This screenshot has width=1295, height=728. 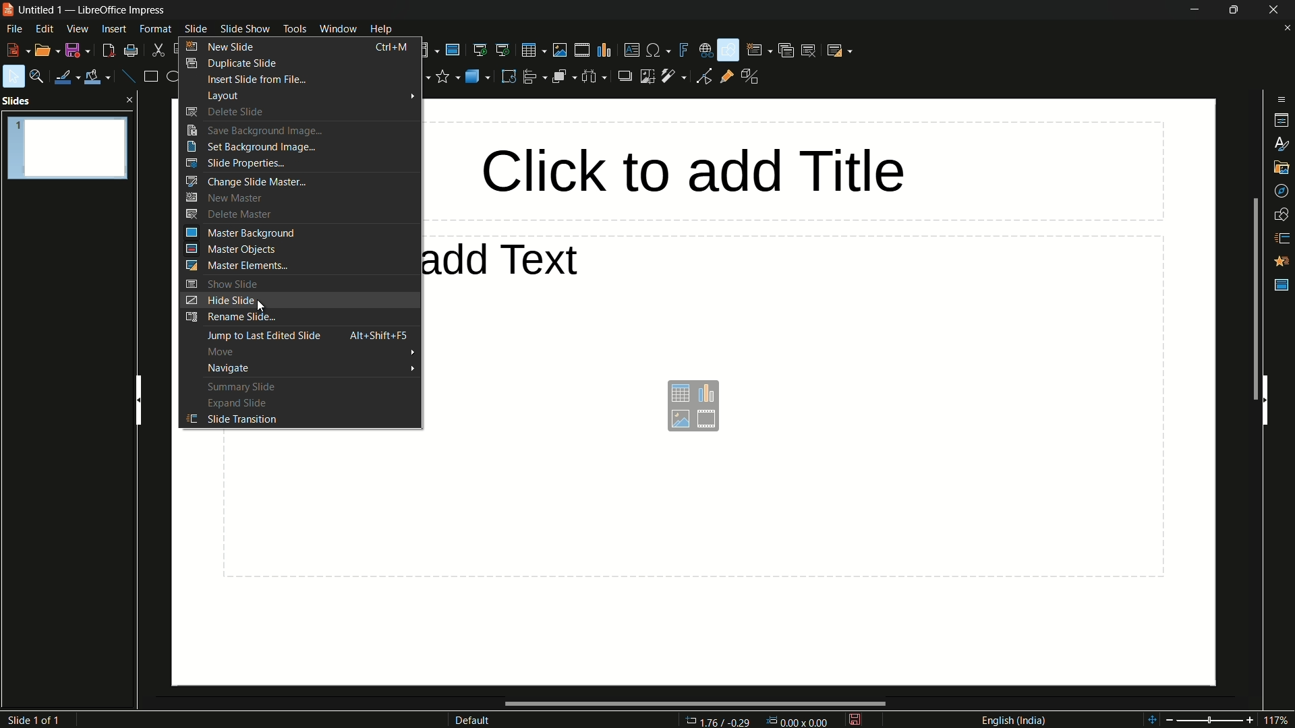 I want to click on new slide, so click(x=219, y=47).